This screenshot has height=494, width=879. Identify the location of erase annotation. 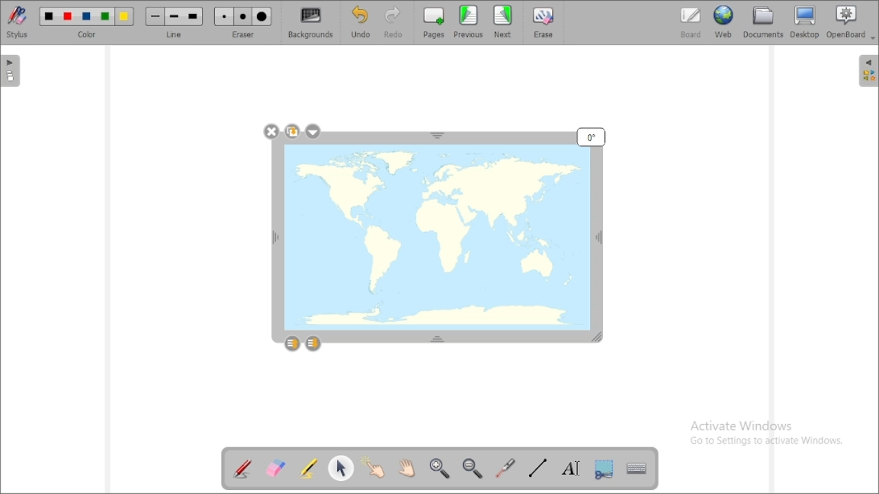
(275, 469).